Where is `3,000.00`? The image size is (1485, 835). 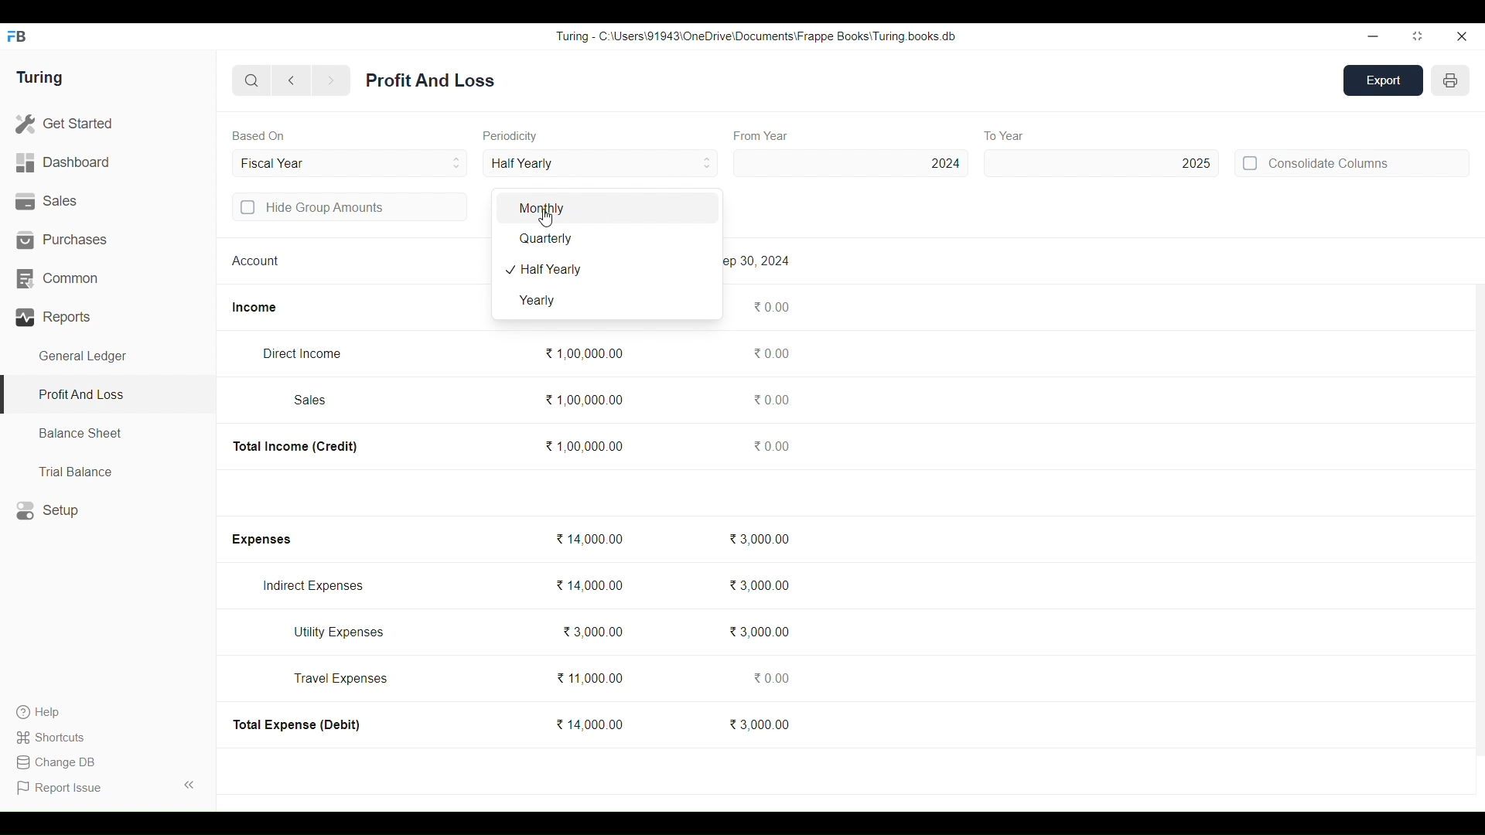 3,000.00 is located at coordinates (759, 585).